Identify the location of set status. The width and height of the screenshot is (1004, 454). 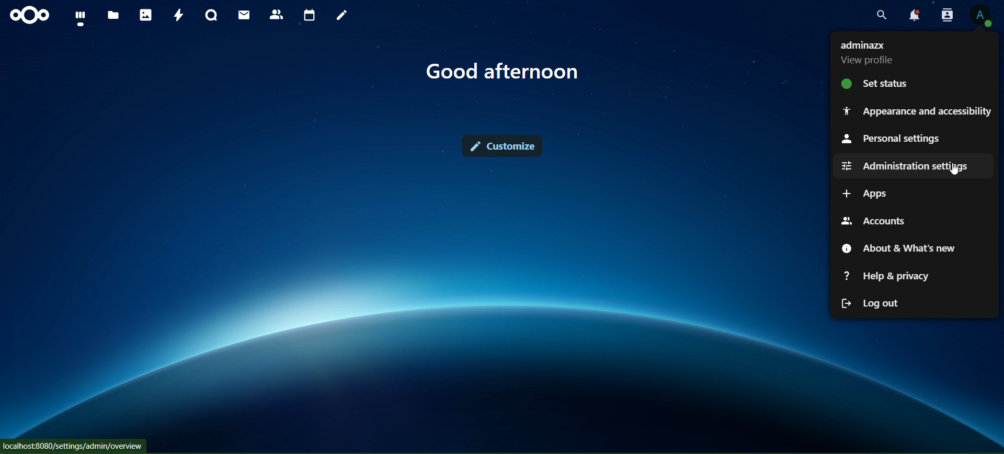
(894, 83).